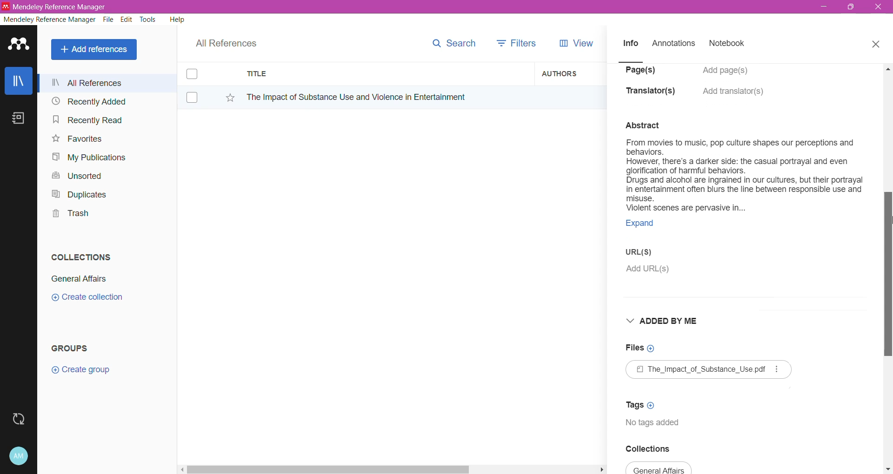 The height and width of the screenshot is (474, 893). Describe the element at coordinates (824, 7) in the screenshot. I see `Minimize` at that location.